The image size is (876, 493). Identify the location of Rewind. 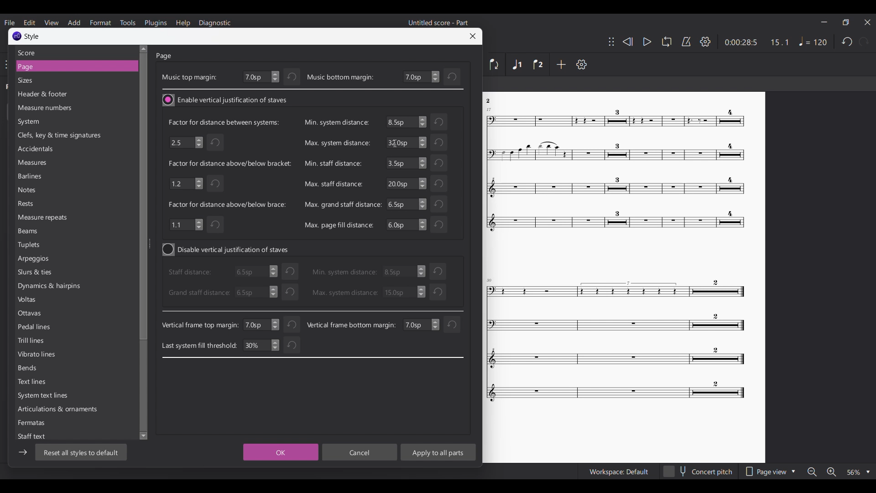
(628, 42).